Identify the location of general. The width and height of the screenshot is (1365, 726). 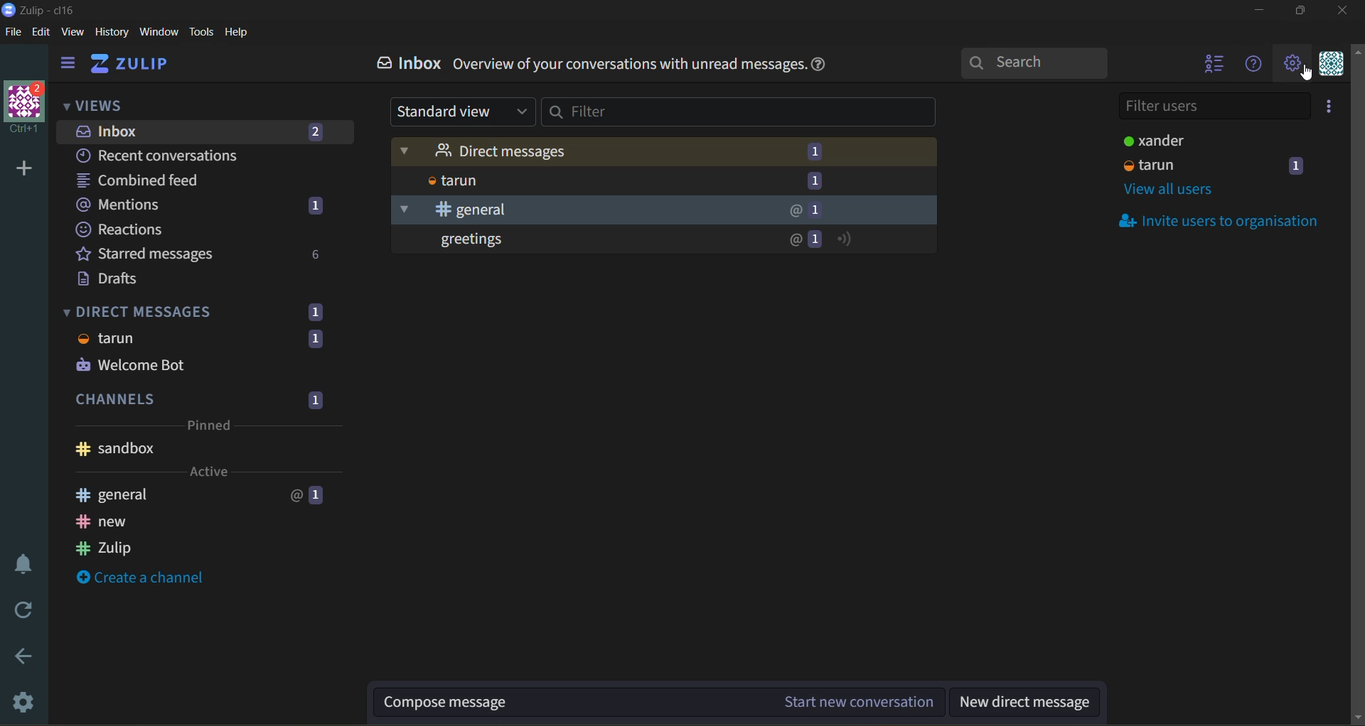
(662, 209).